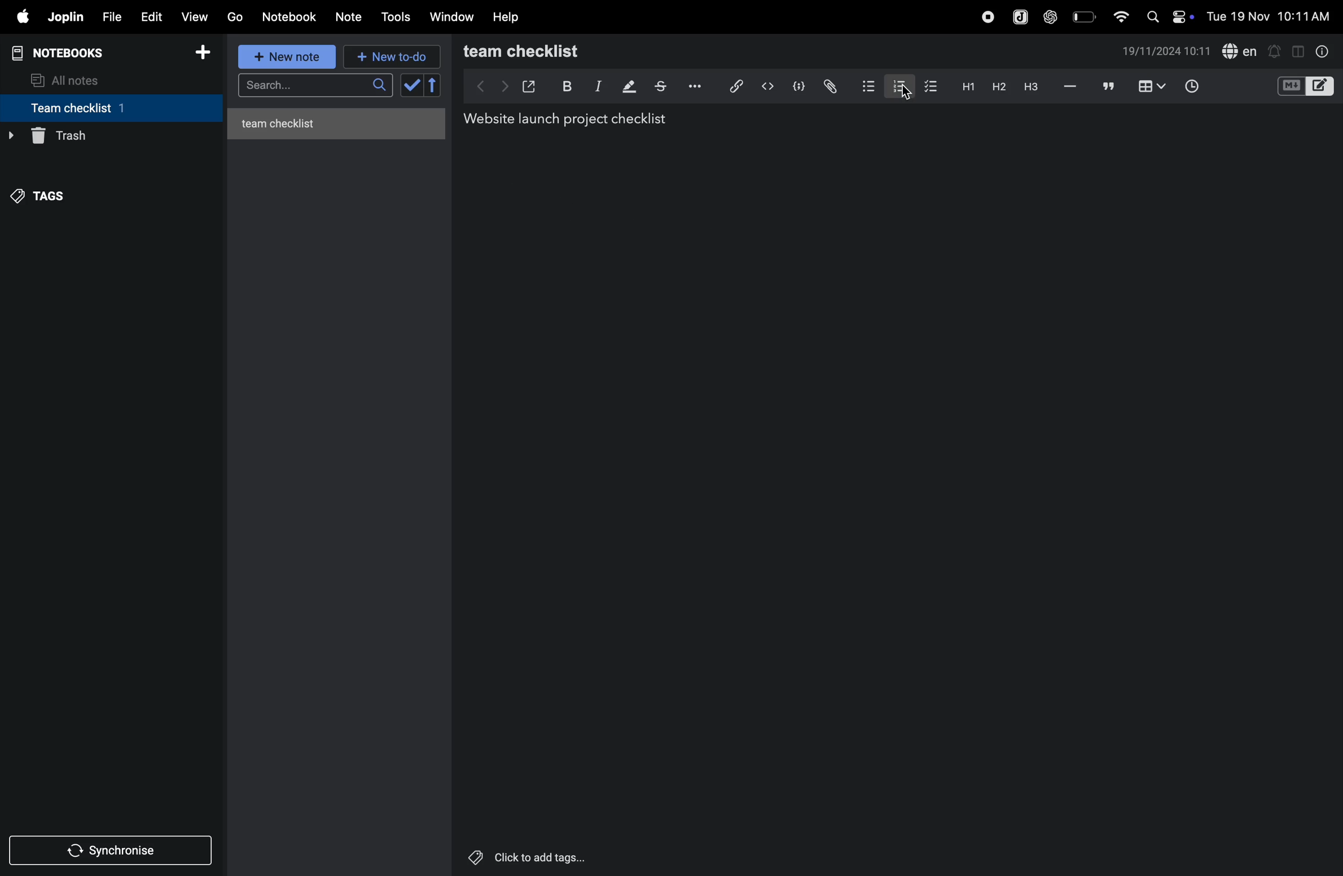  What do you see at coordinates (208, 52) in the screenshot?
I see `add` at bounding box center [208, 52].